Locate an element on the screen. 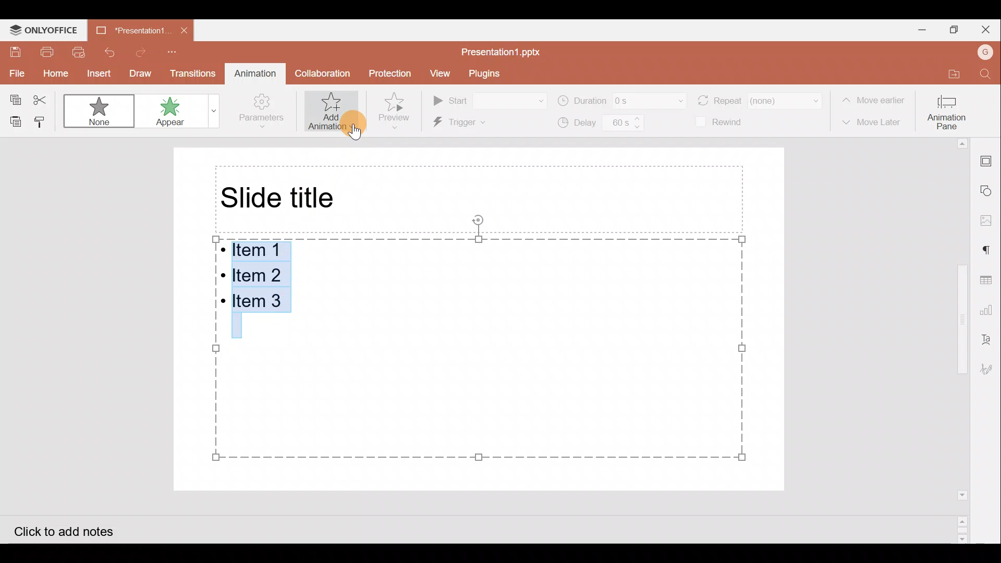 The width and height of the screenshot is (1001, 563). Paste is located at coordinates (15, 120).